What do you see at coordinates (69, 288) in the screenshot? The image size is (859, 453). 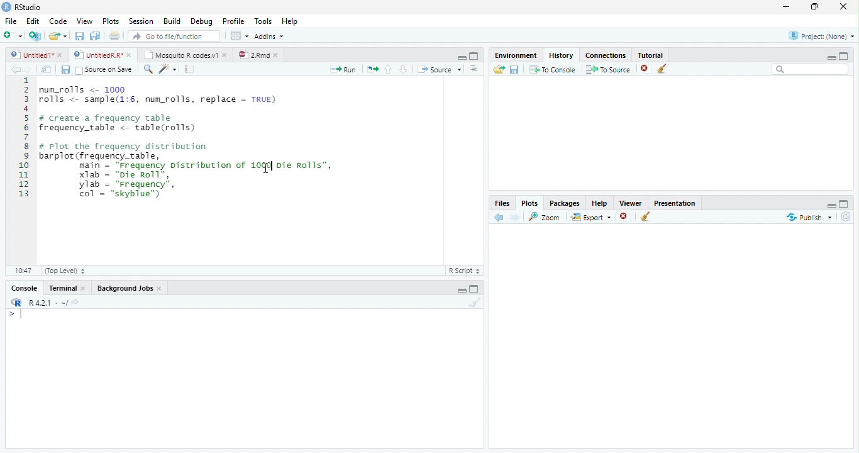 I see `Terminal` at bounding box center [69, 288].